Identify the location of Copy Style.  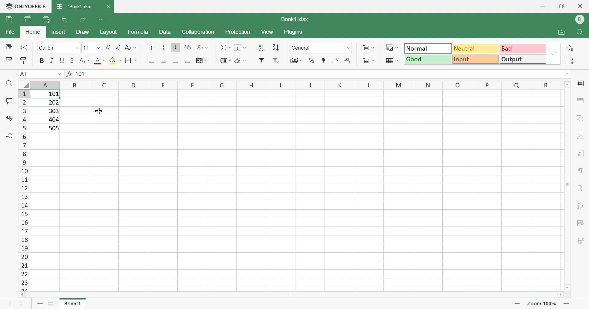
(25, 60).